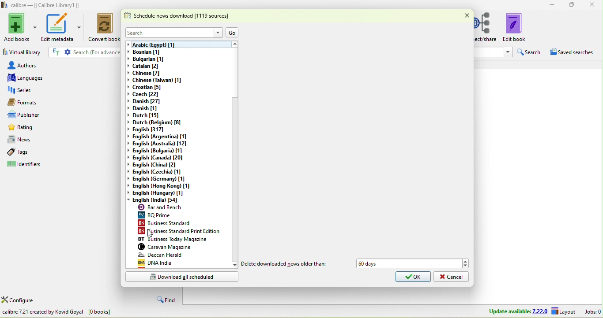 Image resolution: width=603 pixels, height=318 pixels. What do you see at coordinates (23, 52) in the screenshot?
I see `virtual library` at bounding box center [23, 52].